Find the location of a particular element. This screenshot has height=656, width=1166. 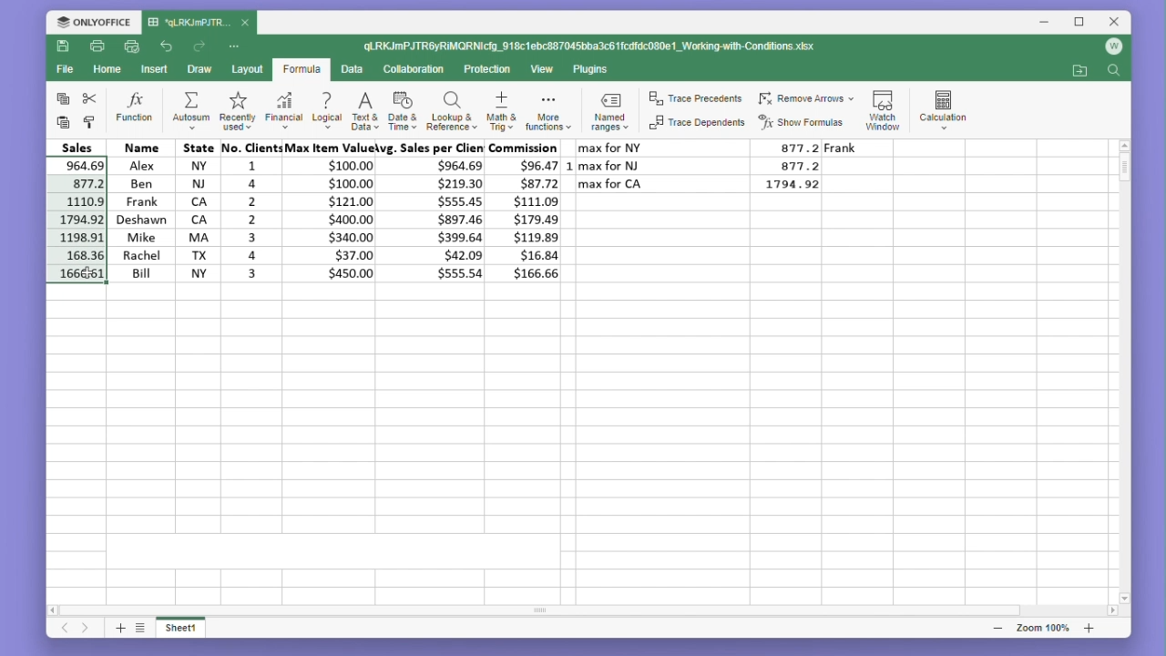

scroll up is located at coordinates (1124, 145).